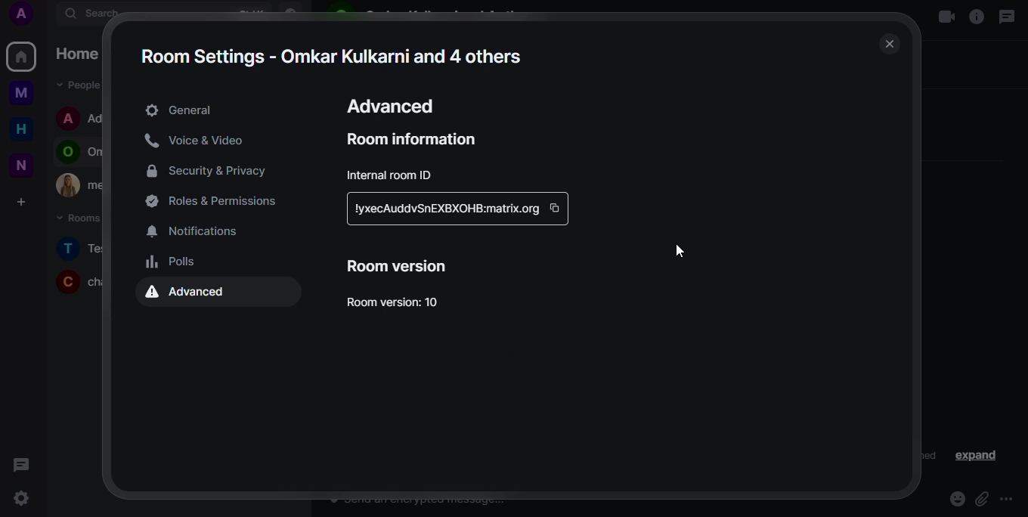 The image size is (1028, 517). I want to click on info, so click(977, 15).